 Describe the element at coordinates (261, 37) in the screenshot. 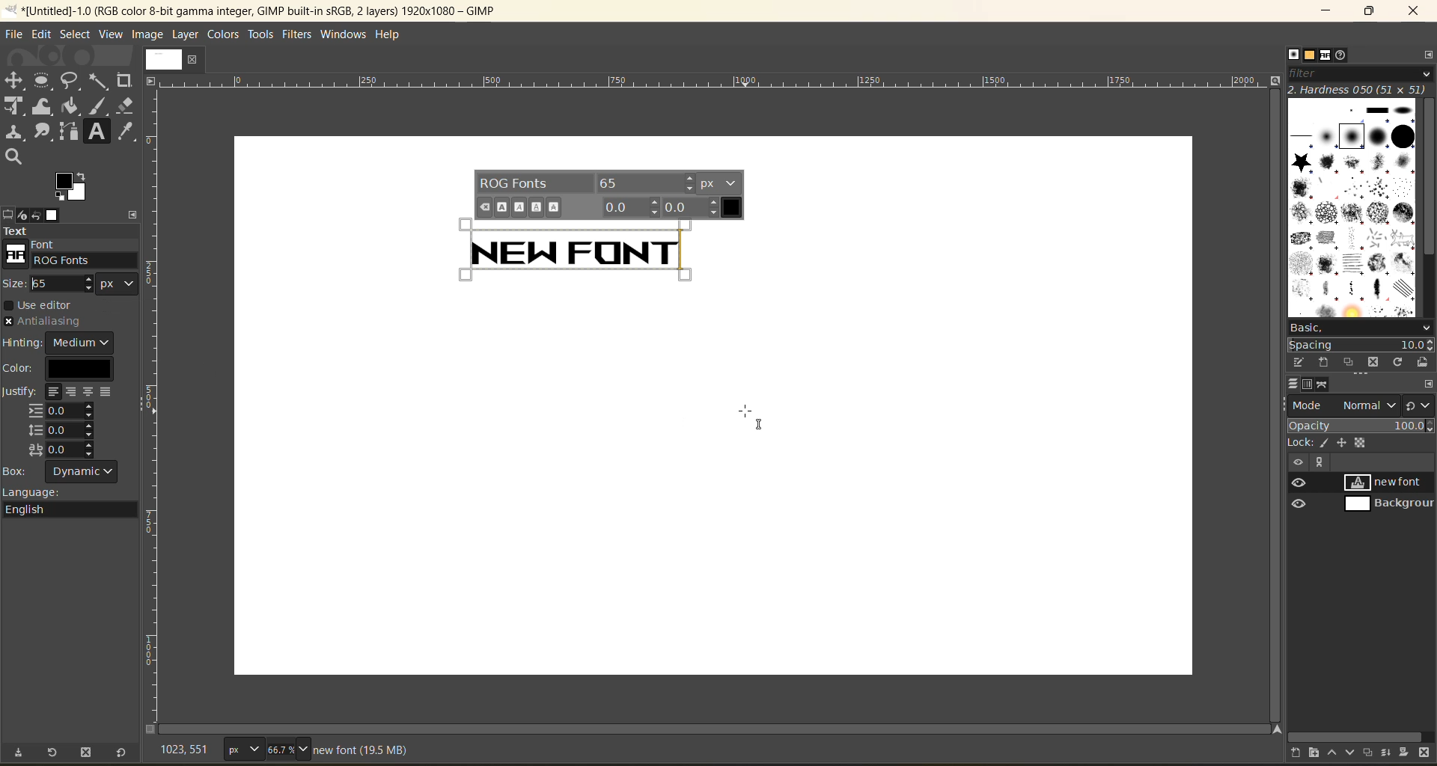

I see `tools` at that location.